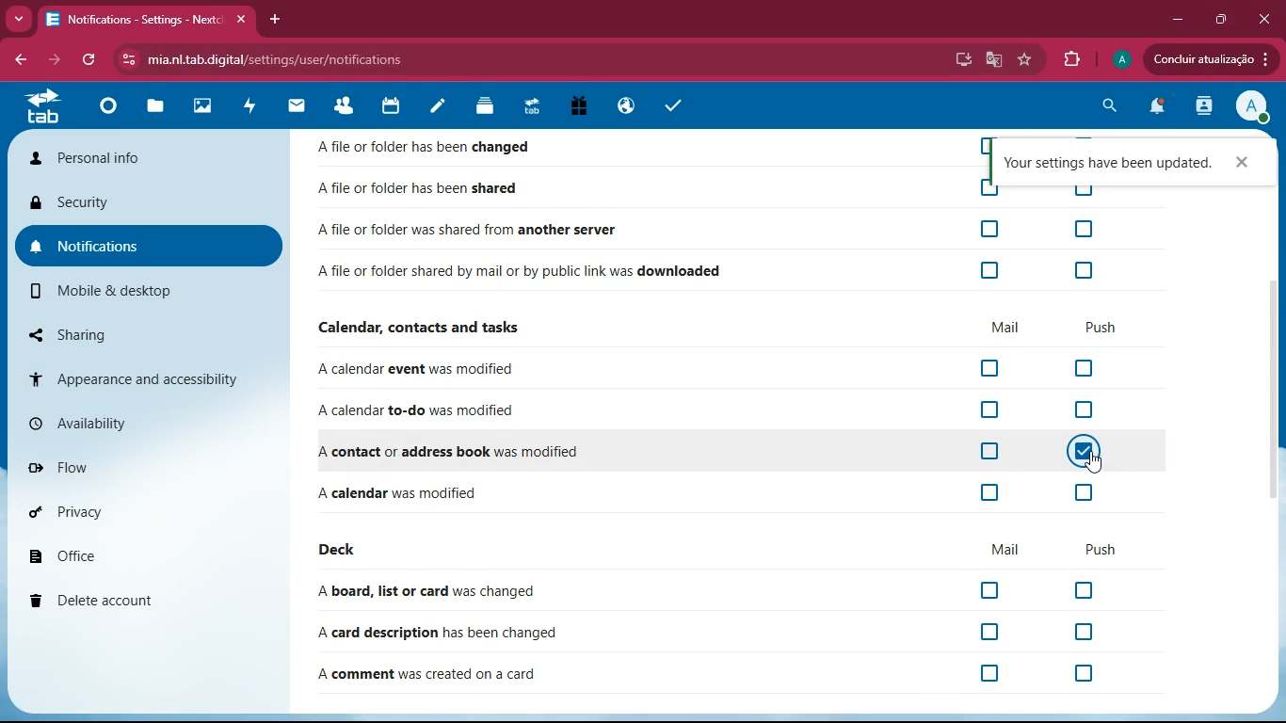 This screenshot has width=1286, height=723. What do you see at coordinates (135, 601) in the screenshot?
I see `delete account` at bounding box center [135, 601].